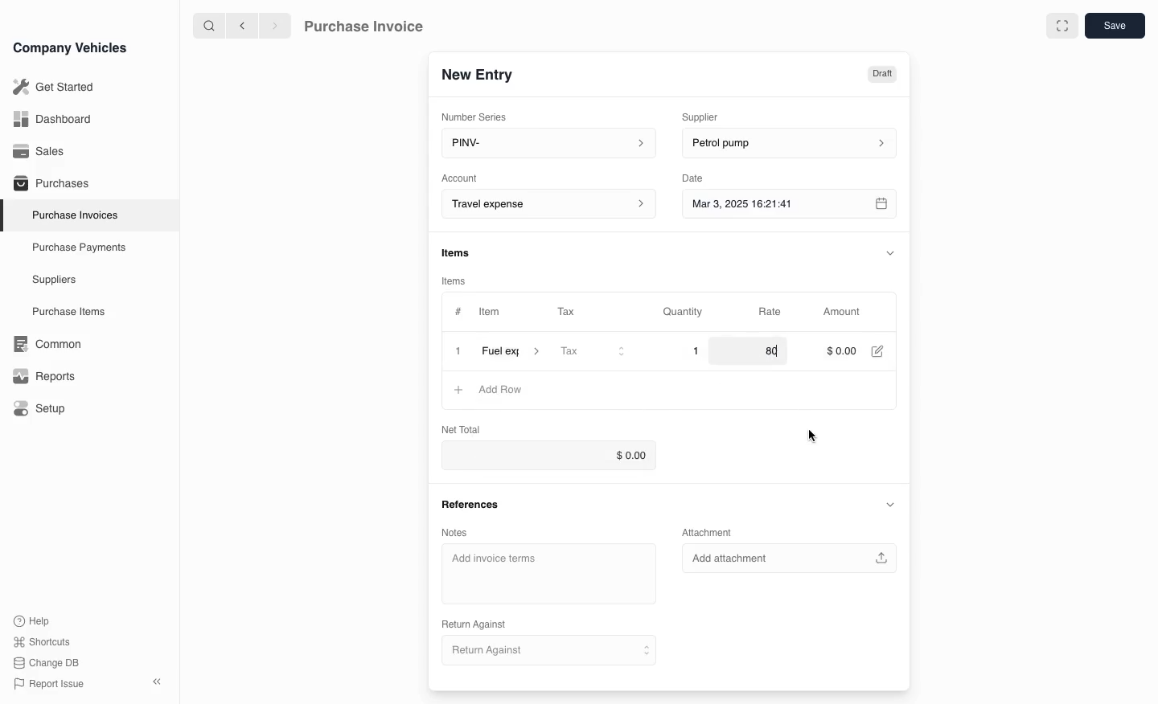  I want to click on Purchase items, so click(63, 312).